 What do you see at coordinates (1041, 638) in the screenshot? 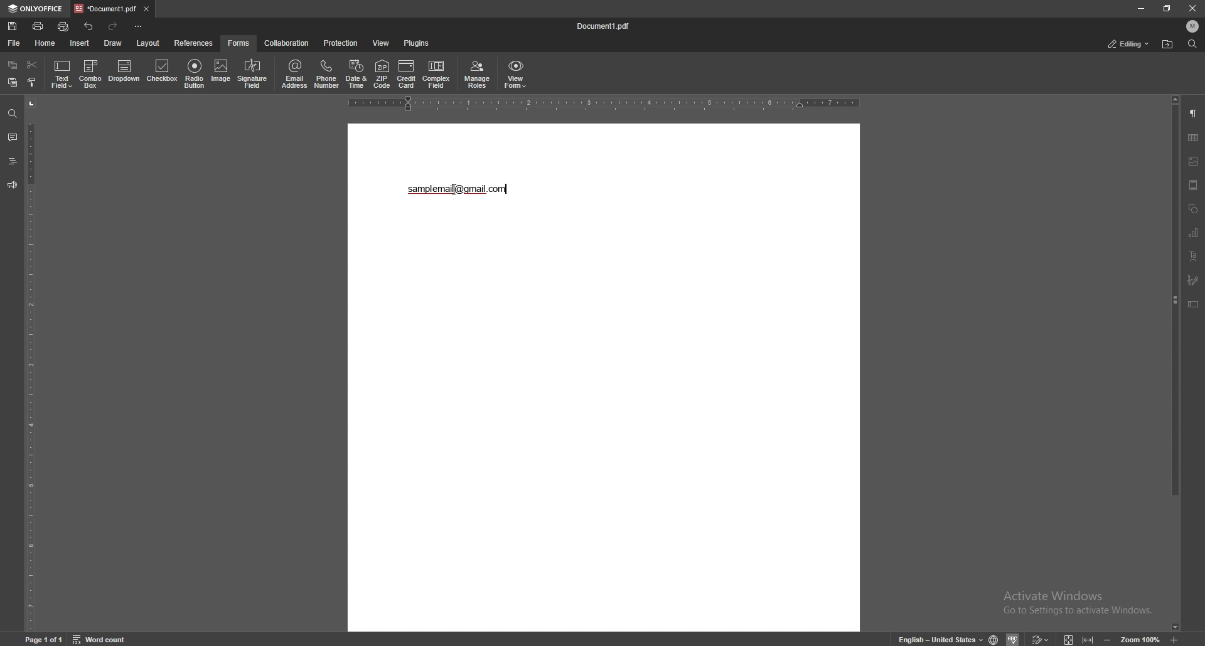
I see `track changes` at bounding box center [1041, 638].